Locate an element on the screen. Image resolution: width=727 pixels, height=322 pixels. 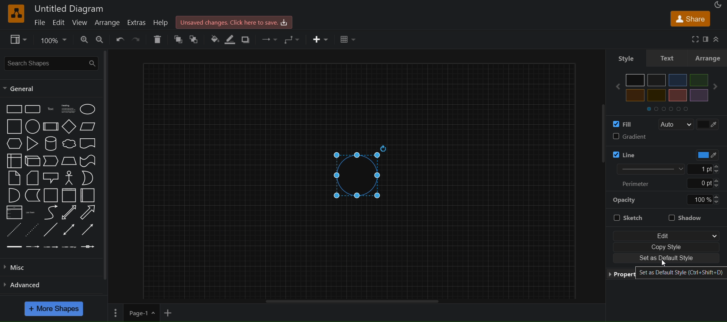
connector 4 is located at coordinates (69, 247).